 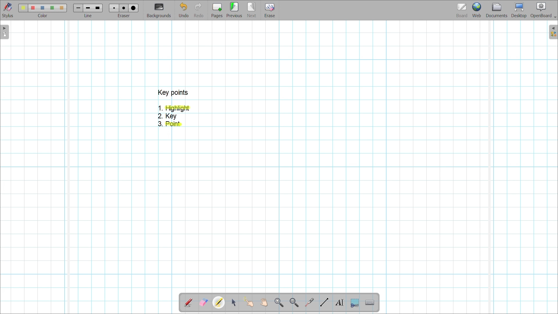 What do you see at coordinates (87, 8) in the screenshot?
I see `line 2` at bounding box center [87, 8].